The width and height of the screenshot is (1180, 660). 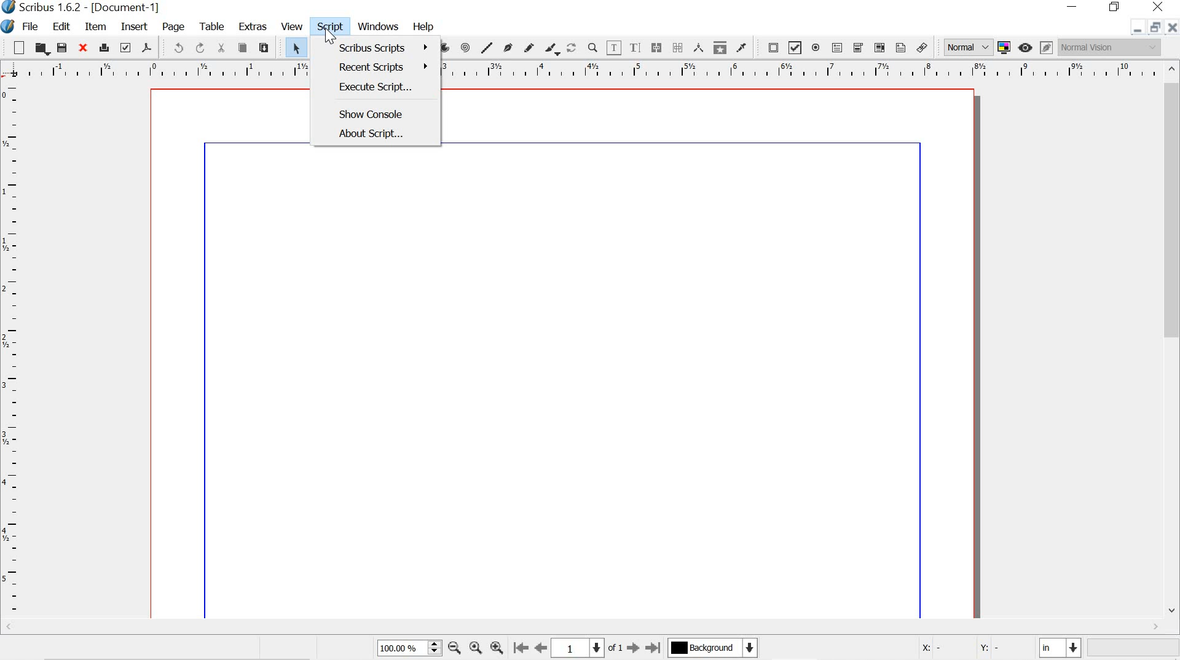 What do you see at coordinates (175, 48) in the screenshot?
I see `undo` at bounding box center [175, 48].